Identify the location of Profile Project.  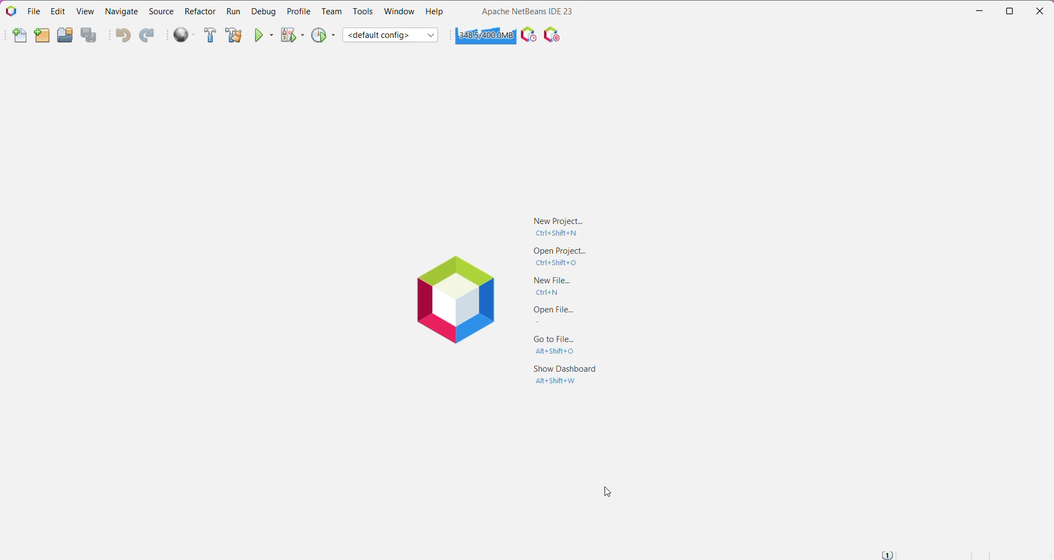
(324, 35).